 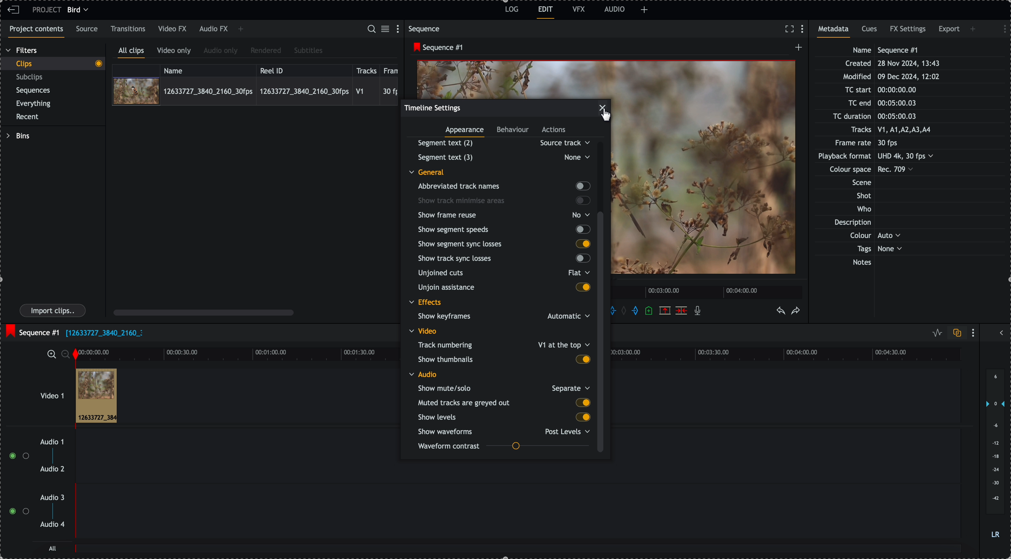 I want to click on actions, so click(x=554, y=130).